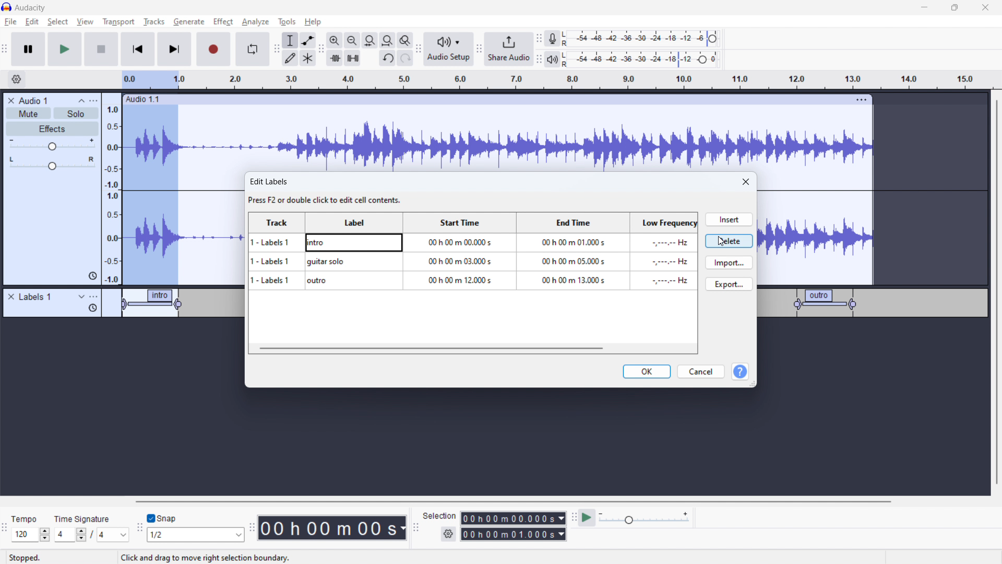 The width and height of the screenshot is (1002, 564). What do you see at coordinates (567, 40) in the screenshot?
I see `left and right channels` at bounding box center [567, 40].